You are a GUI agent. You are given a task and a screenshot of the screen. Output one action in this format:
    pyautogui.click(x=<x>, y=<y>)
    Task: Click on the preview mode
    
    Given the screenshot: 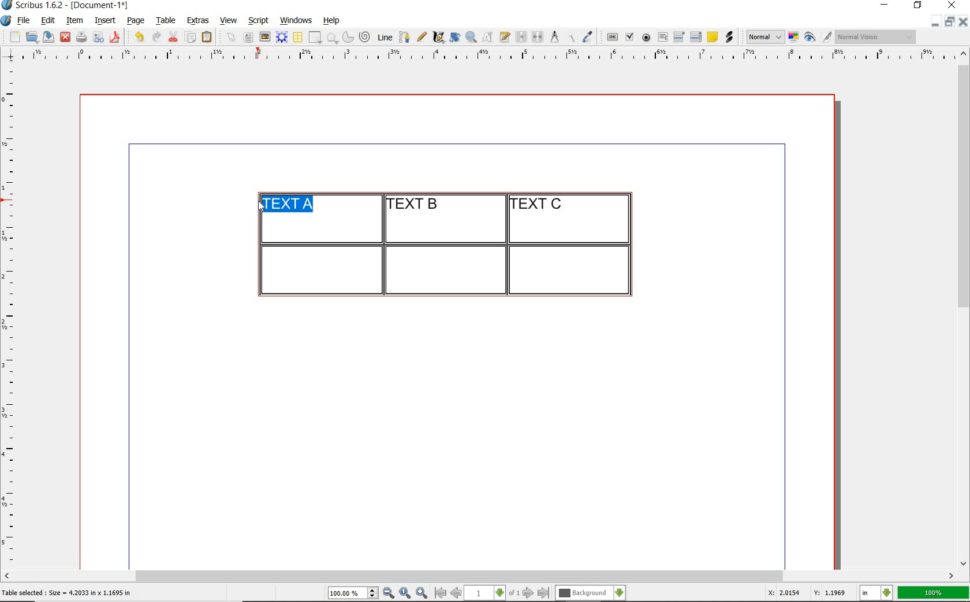 What is the action you would take?
    pyautogui.click(x=818, y=37)
    